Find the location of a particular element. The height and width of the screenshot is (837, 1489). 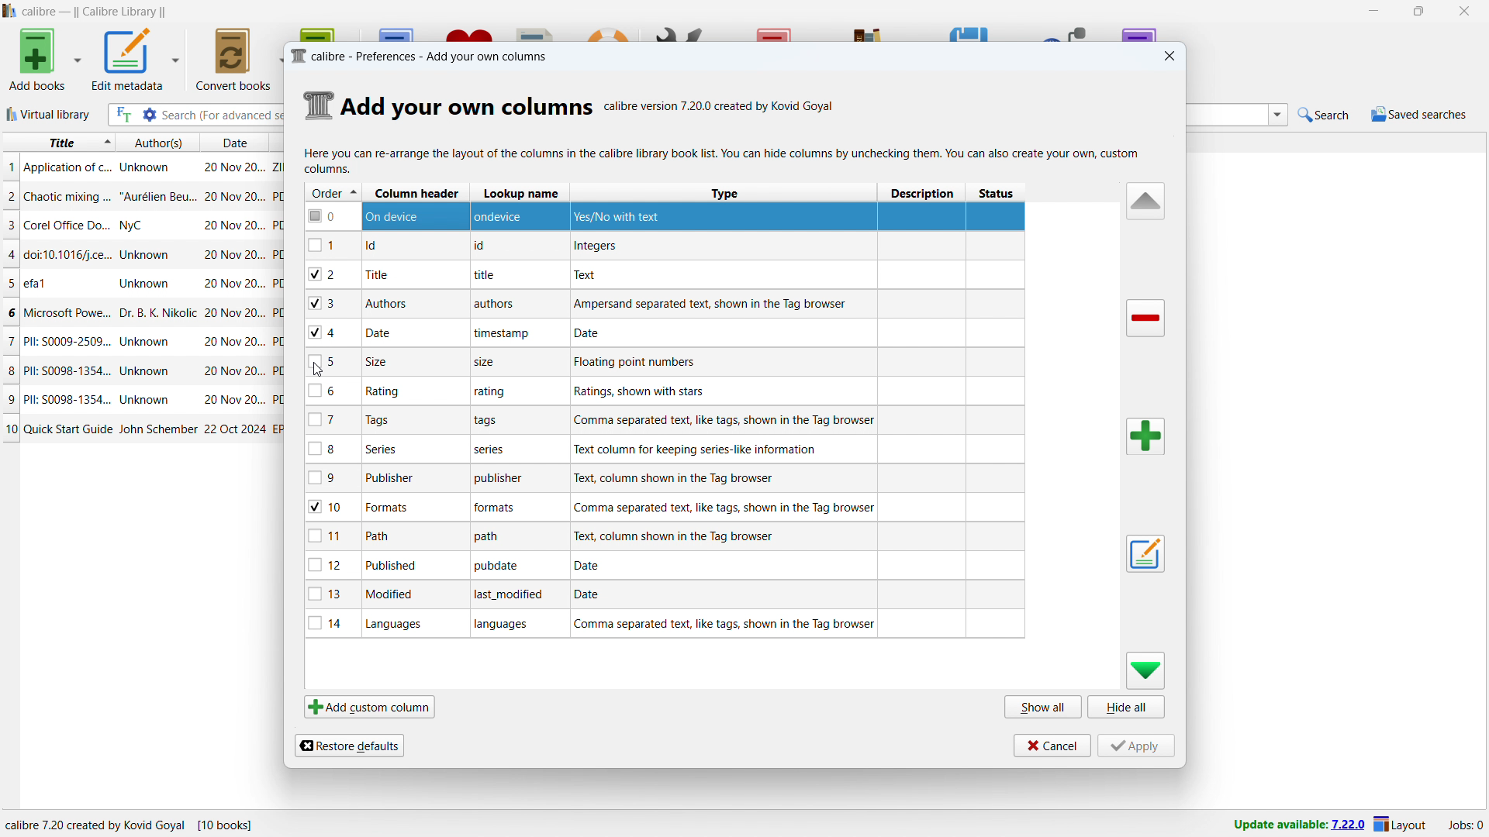

title is located at coordinates (67, 168).